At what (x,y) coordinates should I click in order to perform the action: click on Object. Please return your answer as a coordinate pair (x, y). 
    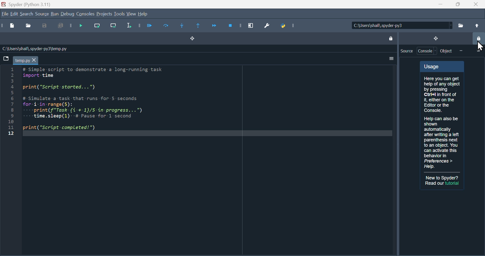
    Looking at the image, I should click on (446, 51).